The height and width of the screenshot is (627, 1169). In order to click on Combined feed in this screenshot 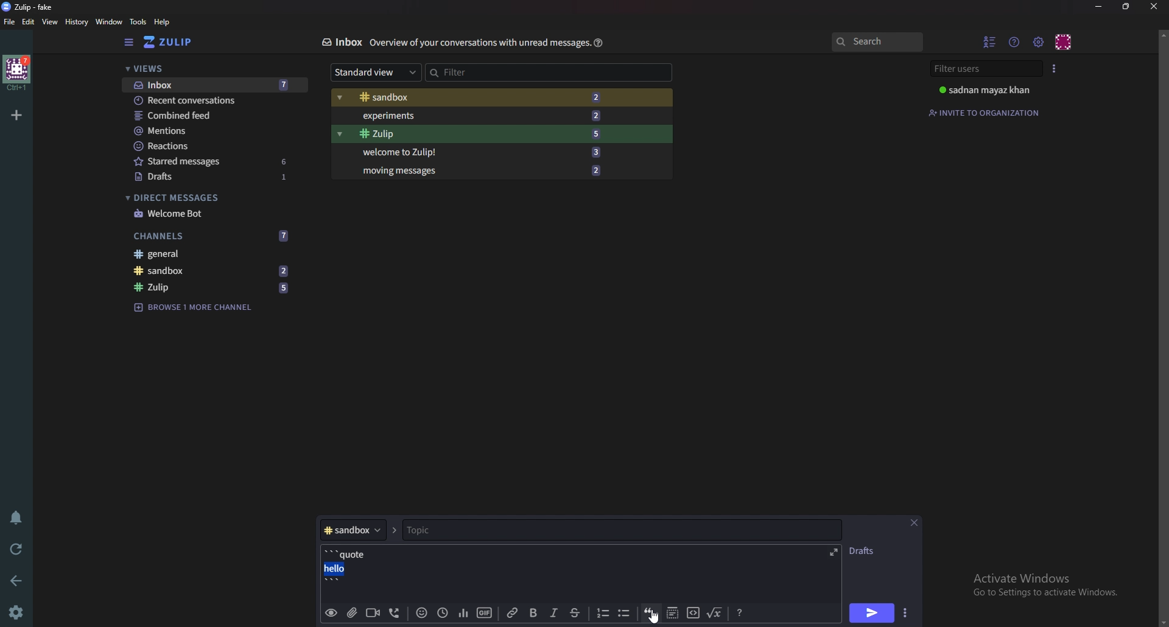, I will do `click(209, 116)`.